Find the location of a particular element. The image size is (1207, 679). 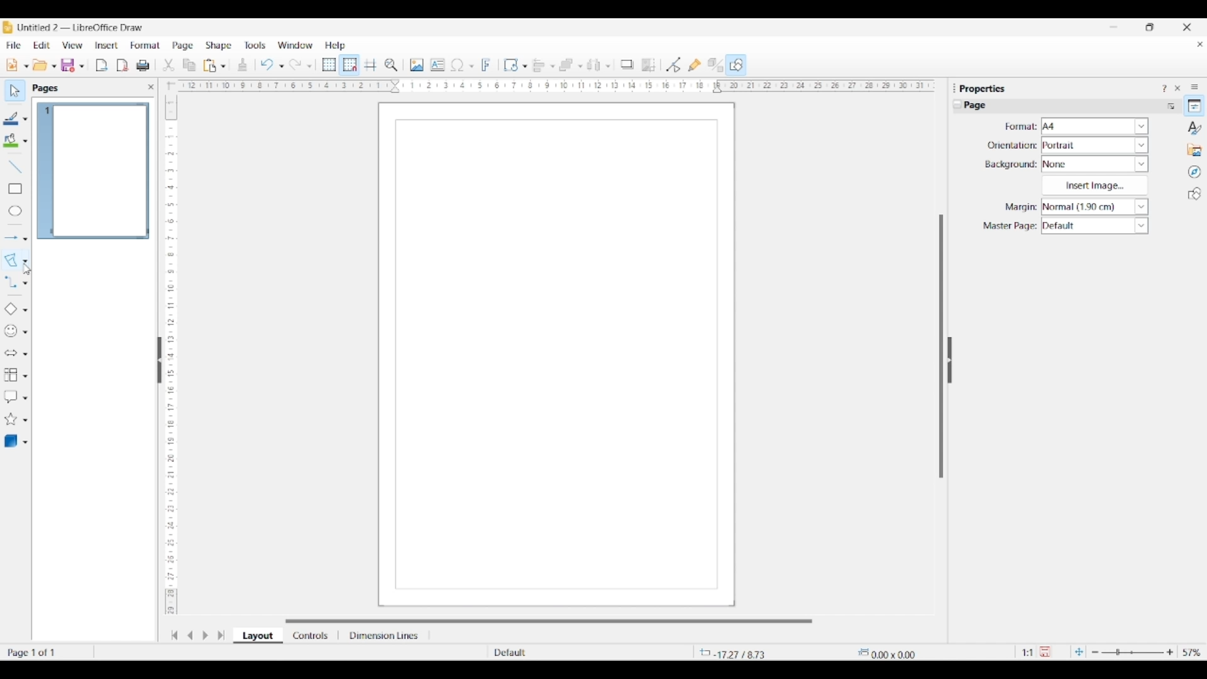

Show interface in smaller tab is located at coordinates (1149, 27).